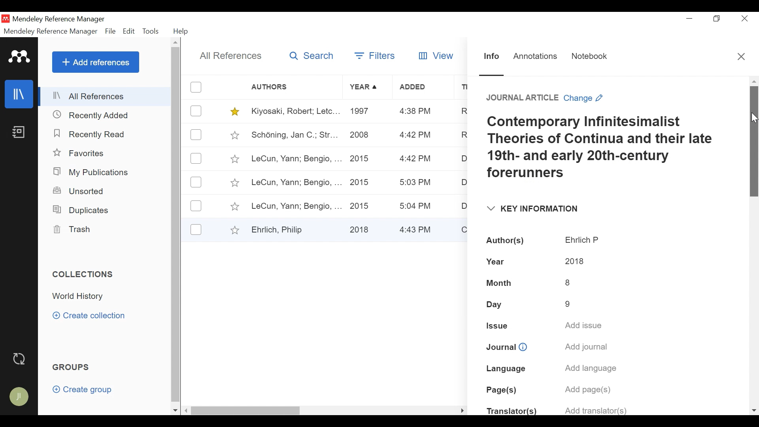  I want to click on Help, so click(181, 31).